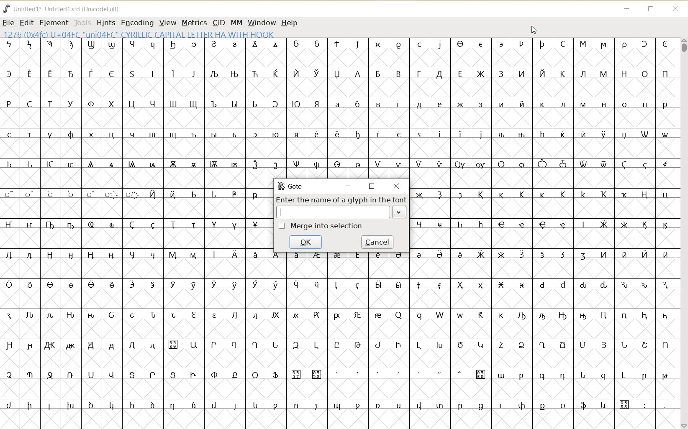 This screenshot has height=429, width=688. I want to click on MINIMIZE, so click(627, 9).